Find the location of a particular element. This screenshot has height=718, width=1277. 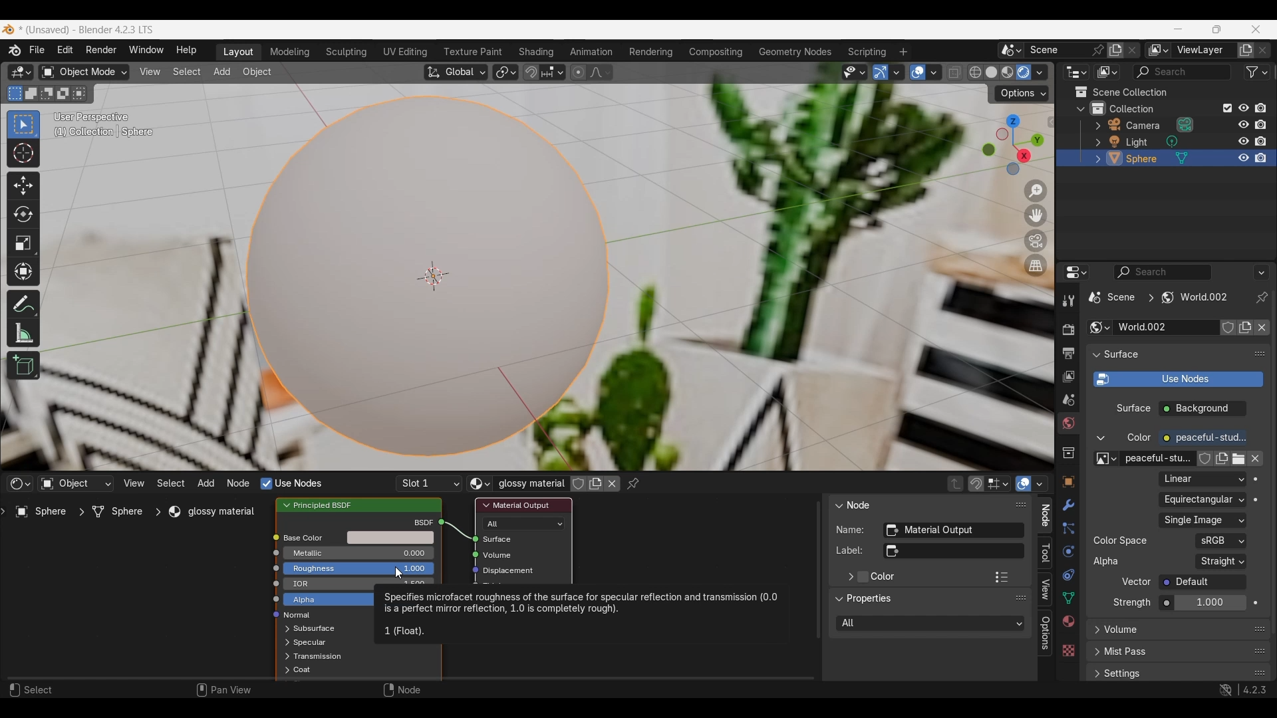

Cursor clicking on Roughness is located at coordinates (400, 572).